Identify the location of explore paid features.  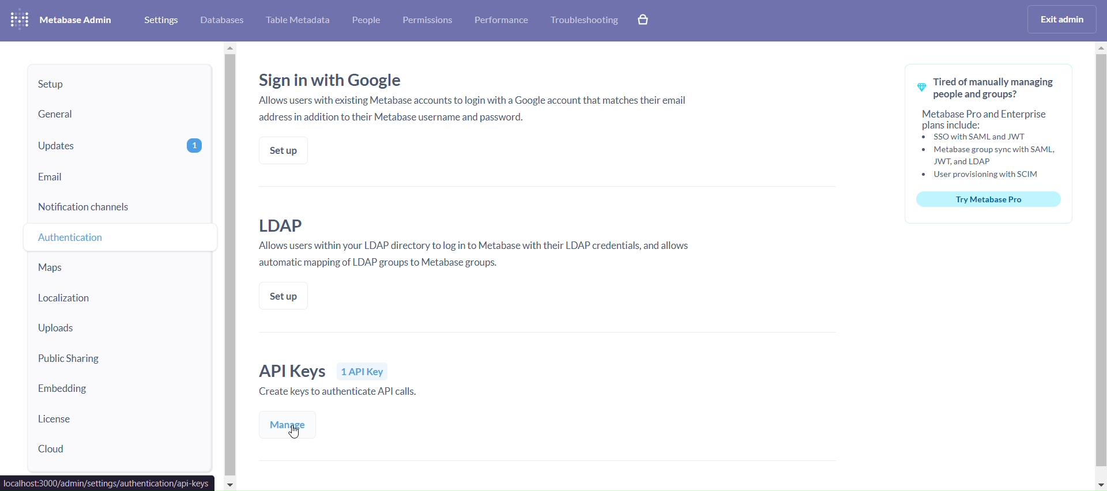
(646, 20).